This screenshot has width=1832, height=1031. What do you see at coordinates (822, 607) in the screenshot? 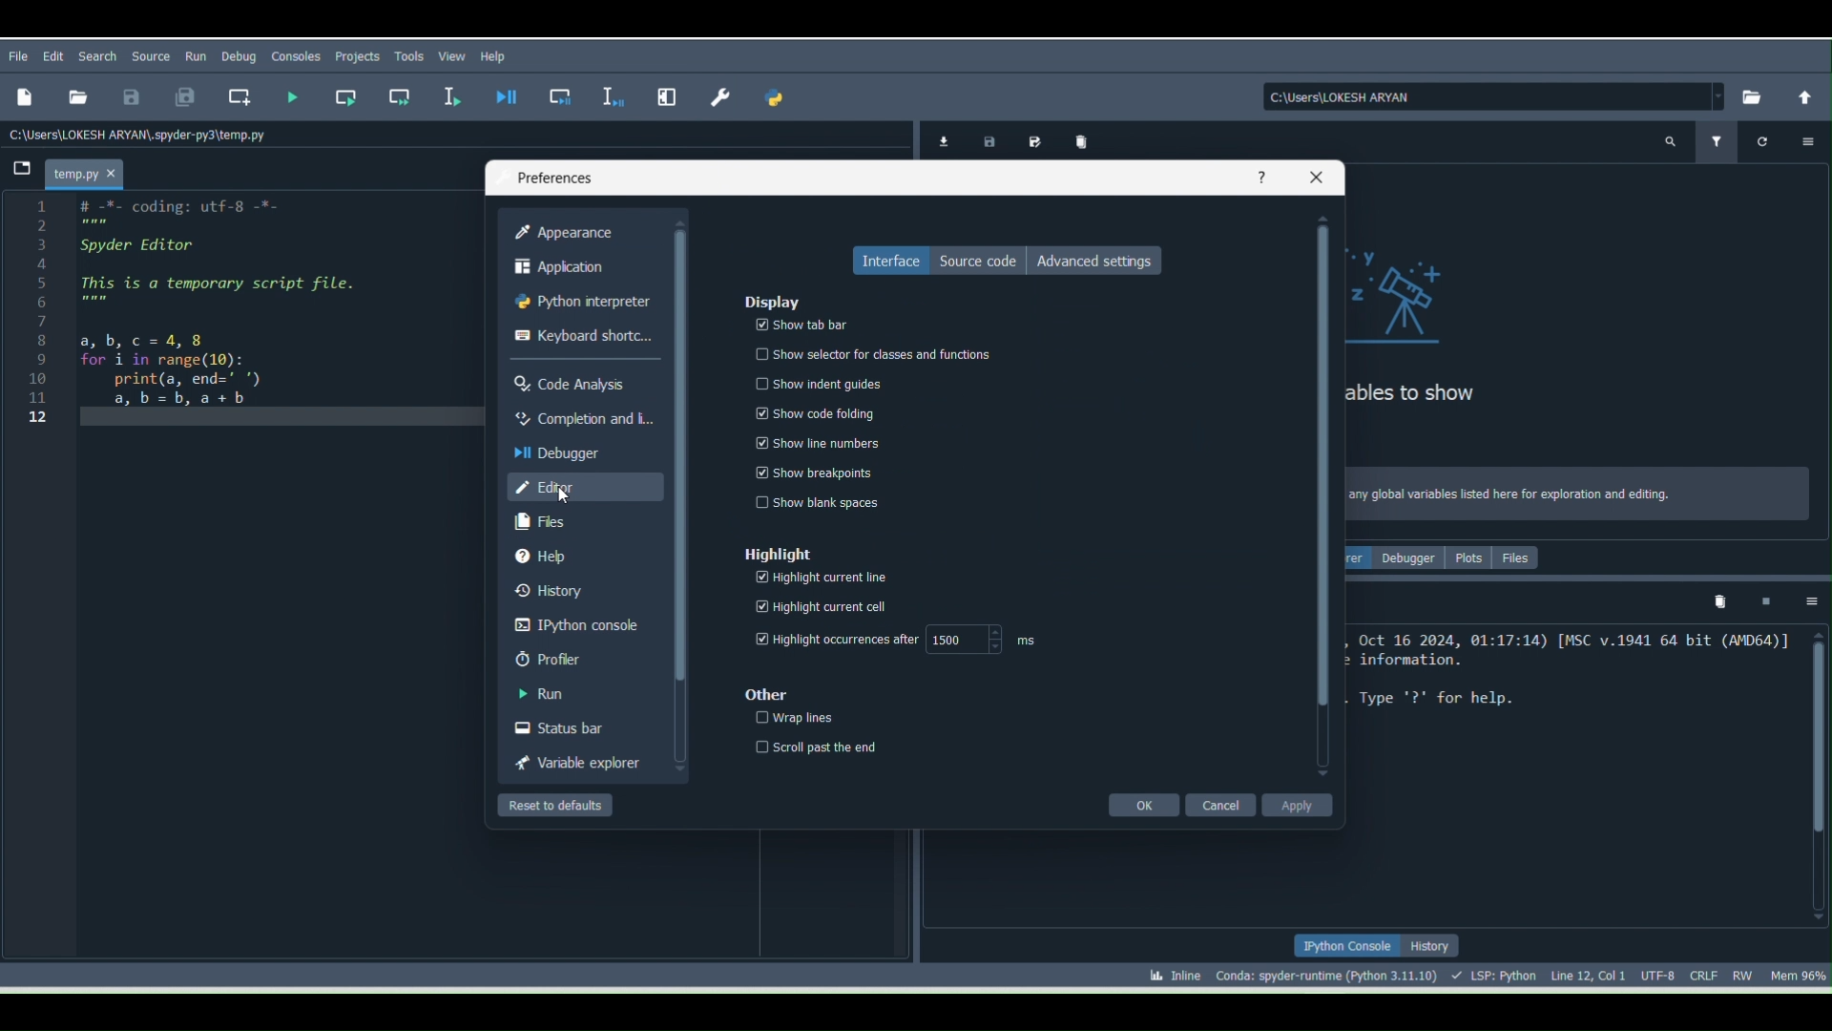
I see `Highlight current cell` at bounding box center [822, 607].